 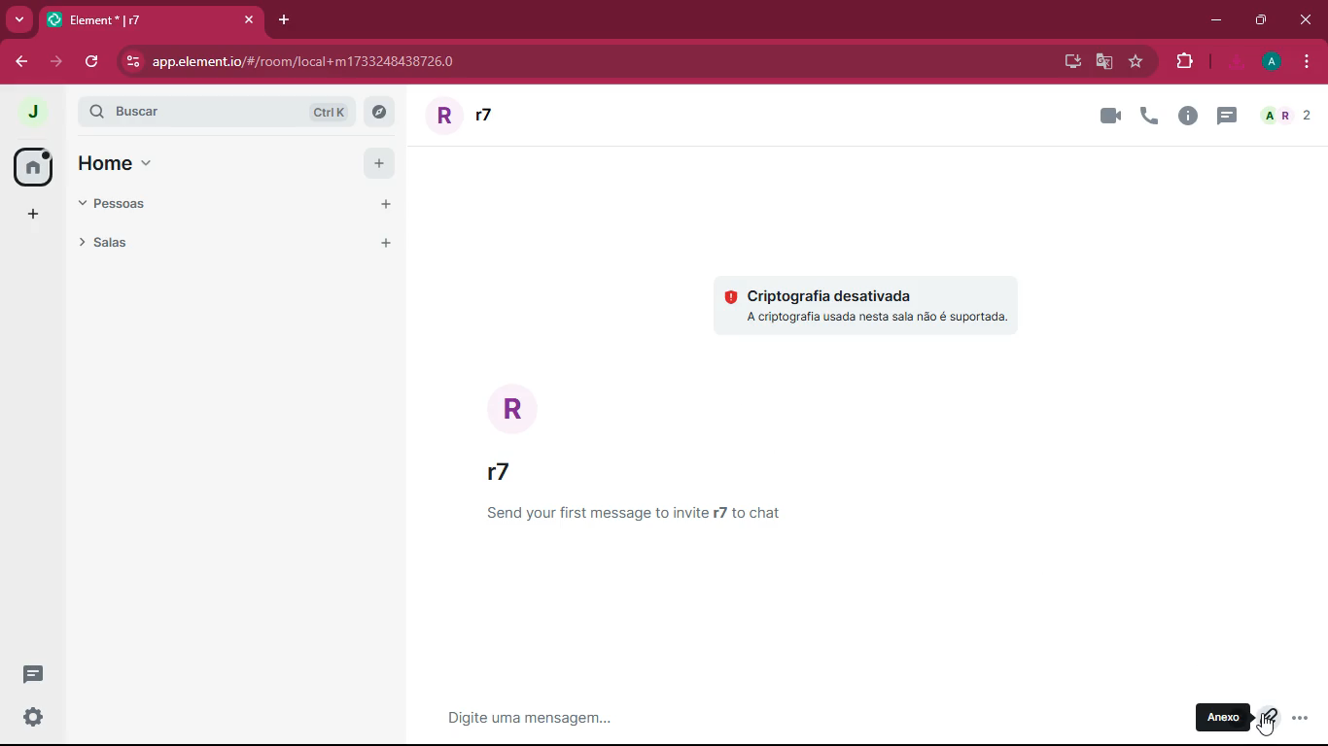 What do you see at coordinates (520, 408) in the screenshot?
I see `r` at bounding box center [520, 408].